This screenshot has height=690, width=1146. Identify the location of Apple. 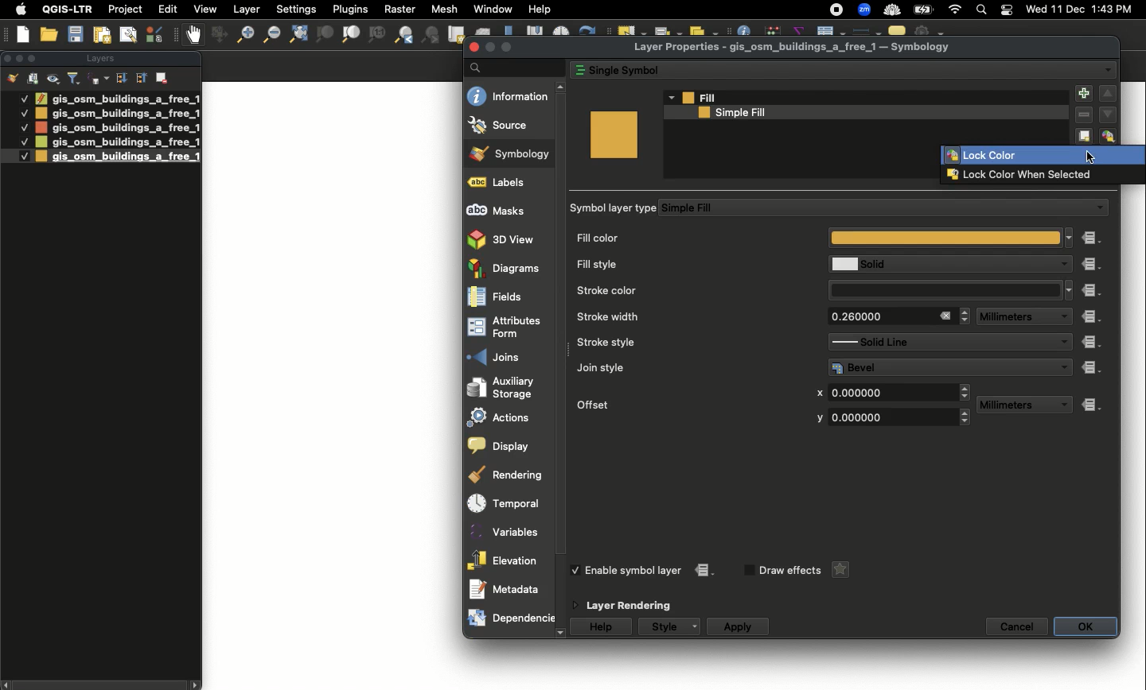
(18, 10).